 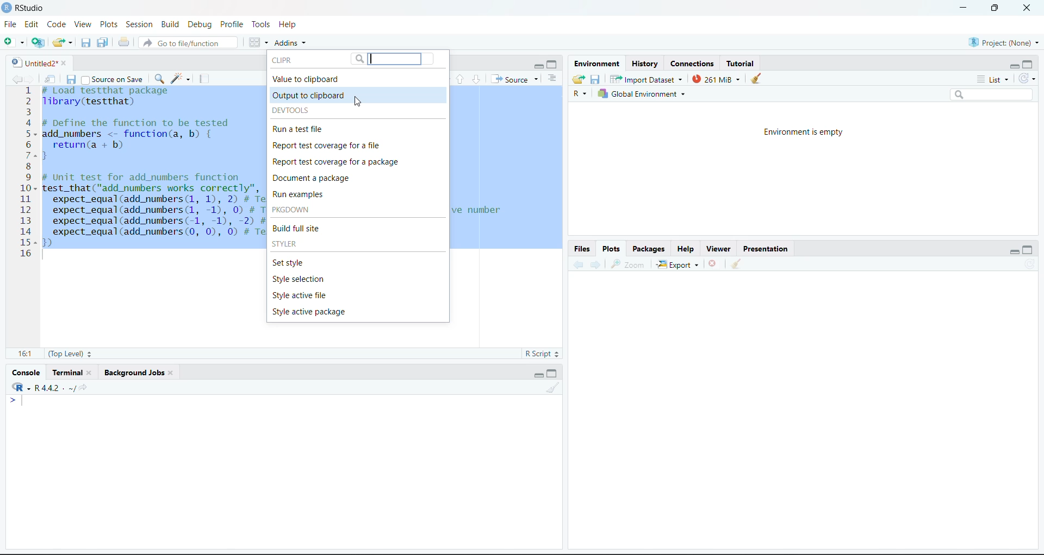 I want to click on Source on save, so click(x=112, y=80).